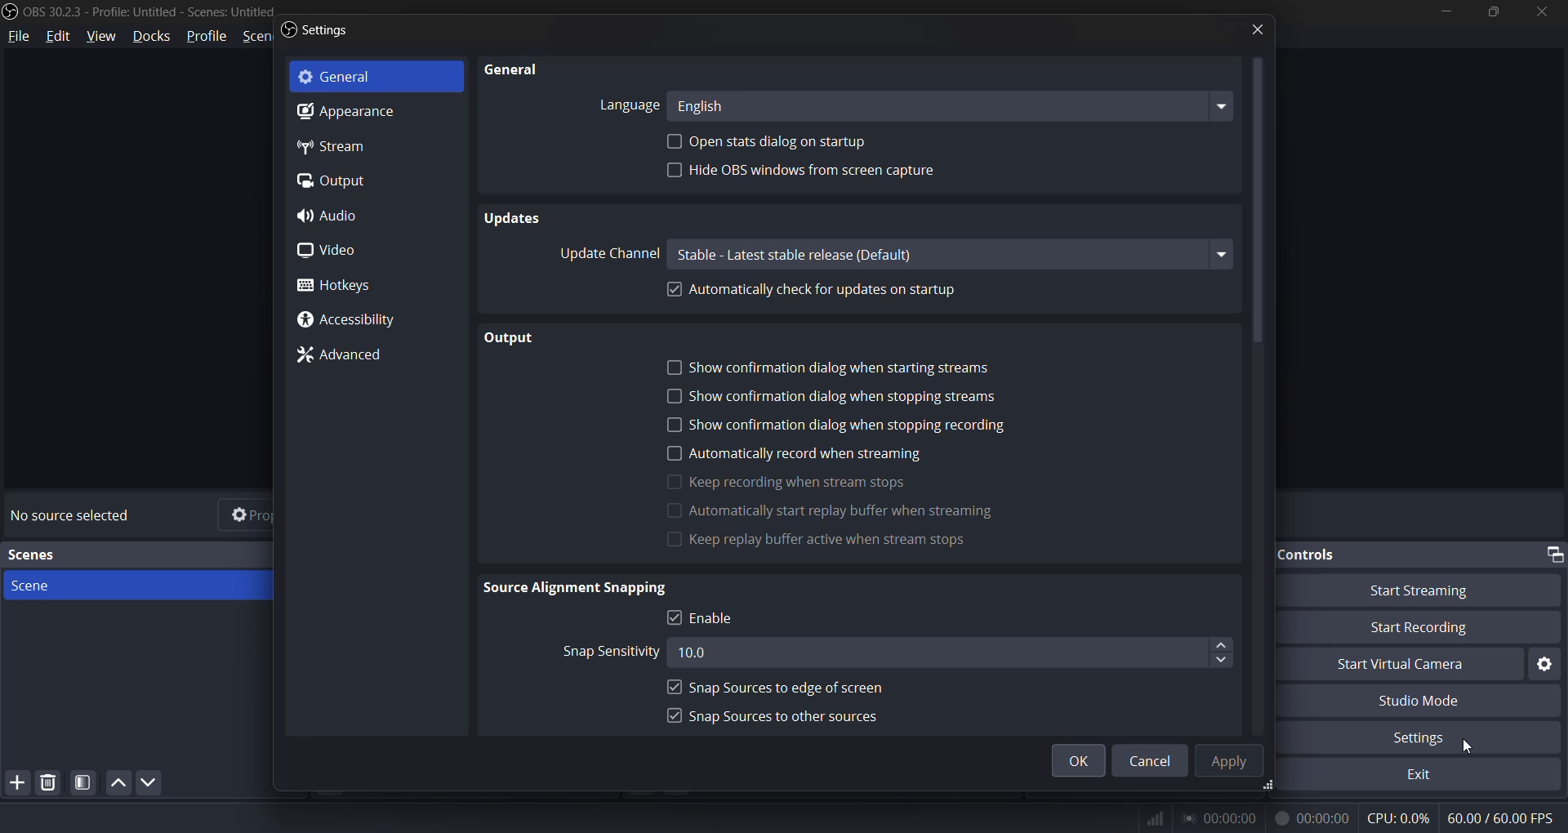 This screenshot has width=1568, height=833. I want to click on output, so click(518, 341).